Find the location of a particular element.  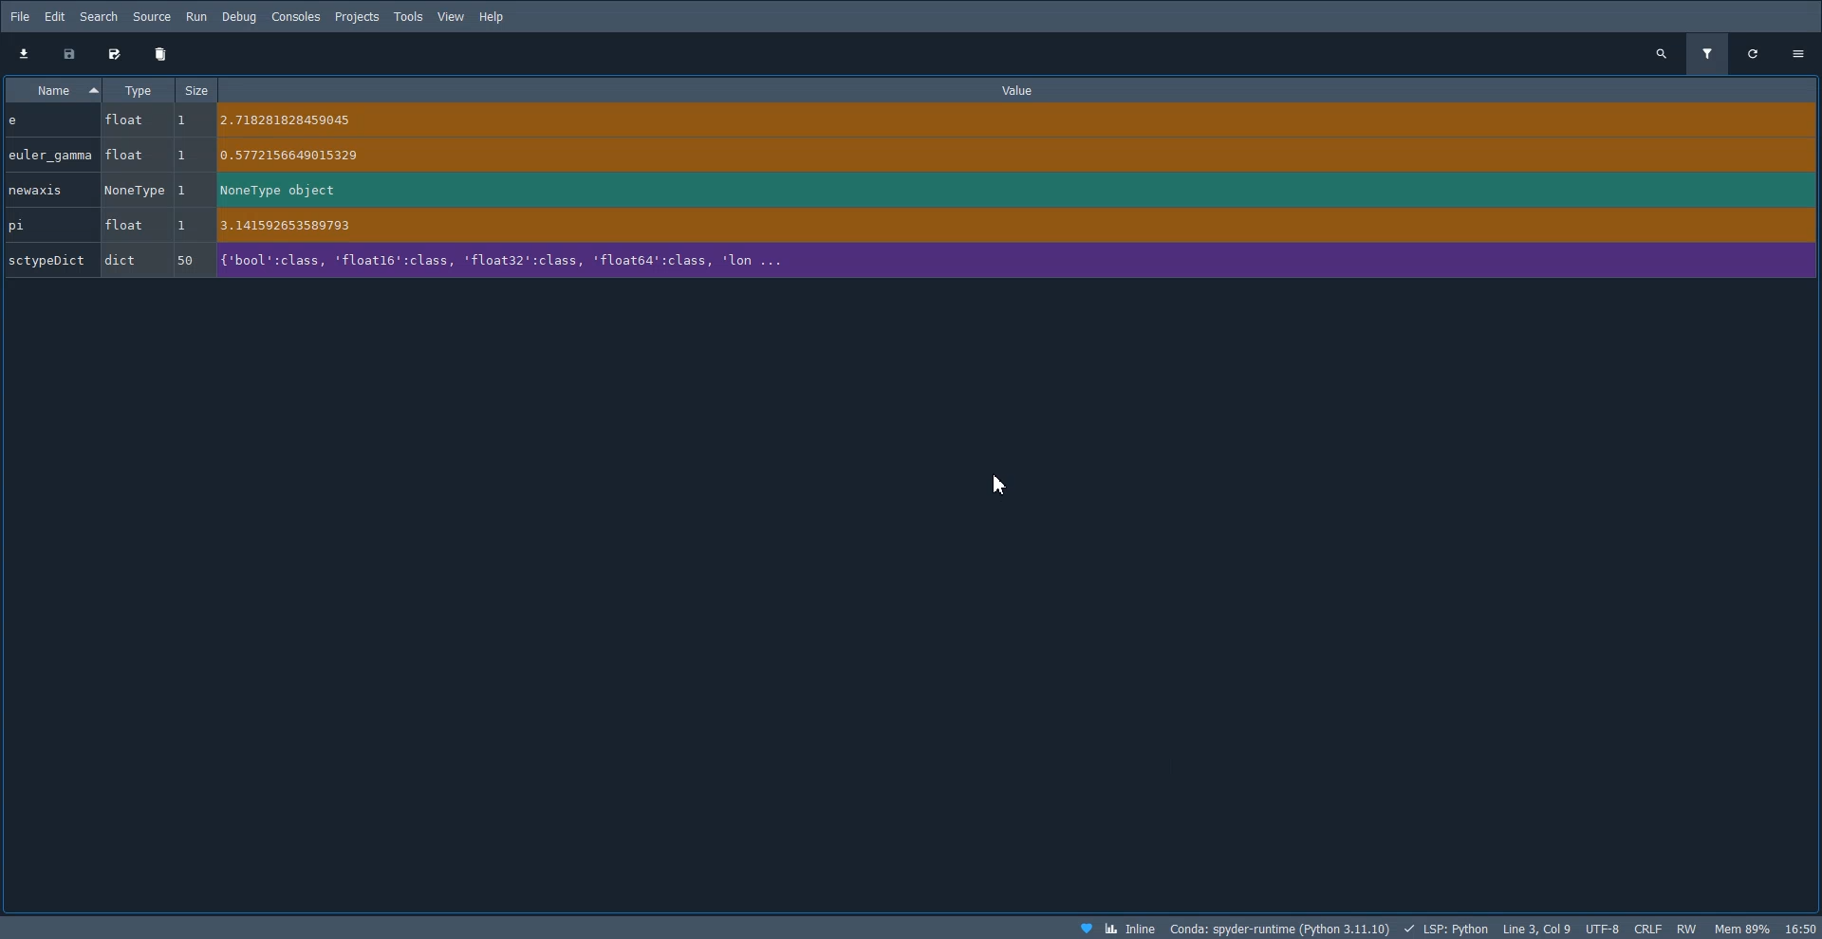

Help is located at coordinates (492, 15).